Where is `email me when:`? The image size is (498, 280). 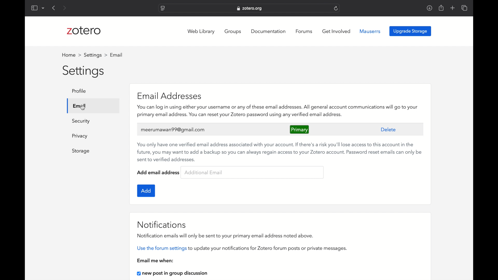
email me when: is located at coordinates (156, 261).